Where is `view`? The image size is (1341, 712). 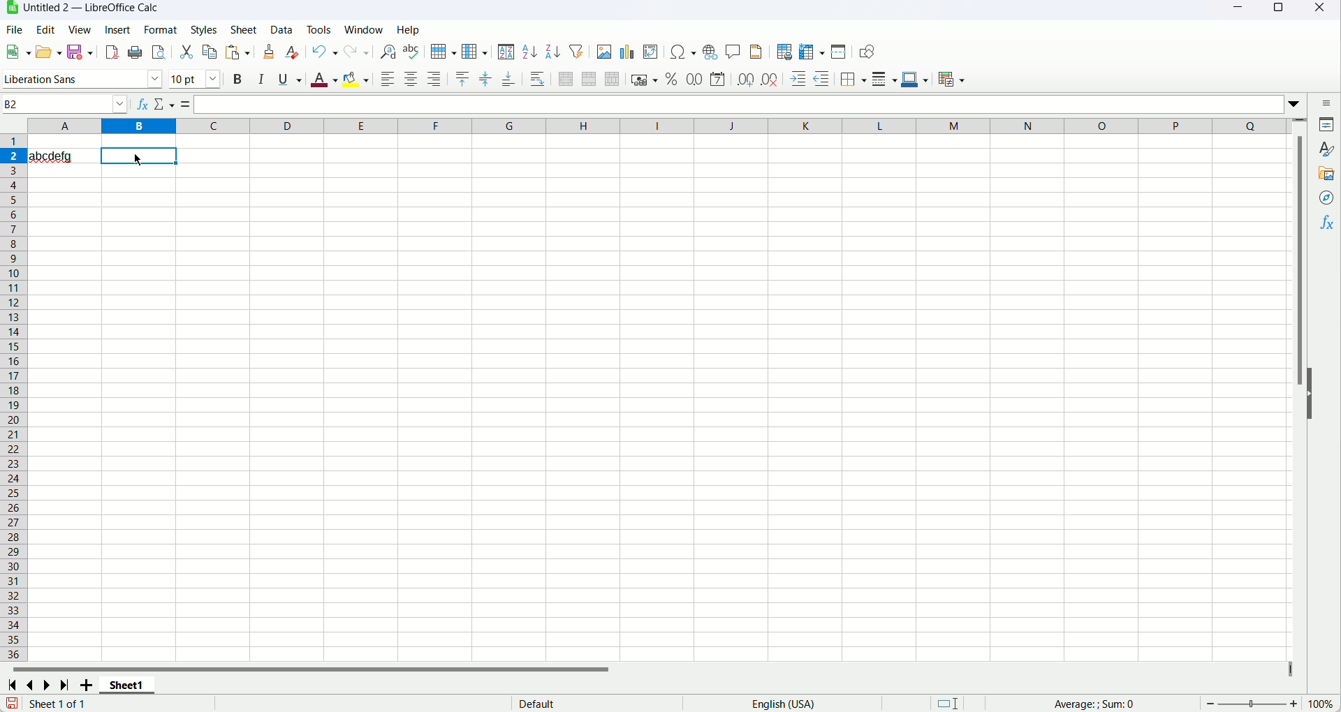
view is located at coordinates (80, 29).